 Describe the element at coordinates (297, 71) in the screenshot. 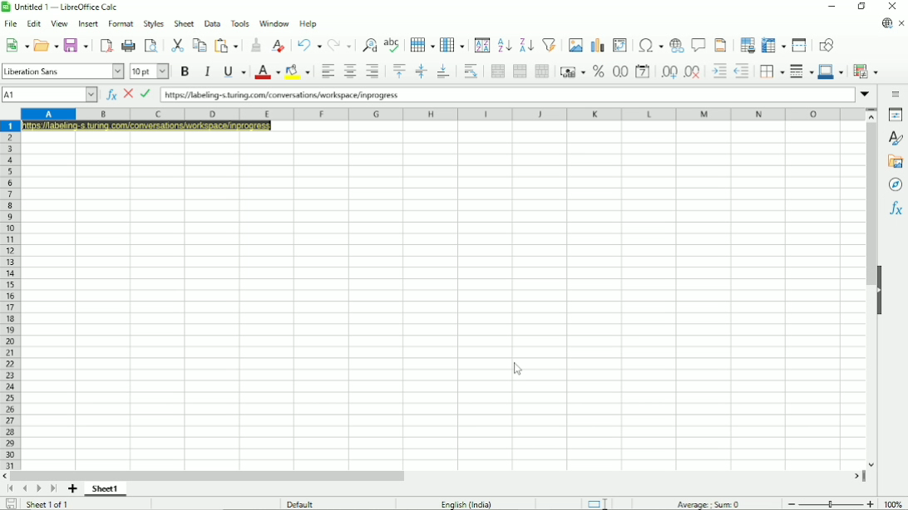

I see `Background color` at that location.